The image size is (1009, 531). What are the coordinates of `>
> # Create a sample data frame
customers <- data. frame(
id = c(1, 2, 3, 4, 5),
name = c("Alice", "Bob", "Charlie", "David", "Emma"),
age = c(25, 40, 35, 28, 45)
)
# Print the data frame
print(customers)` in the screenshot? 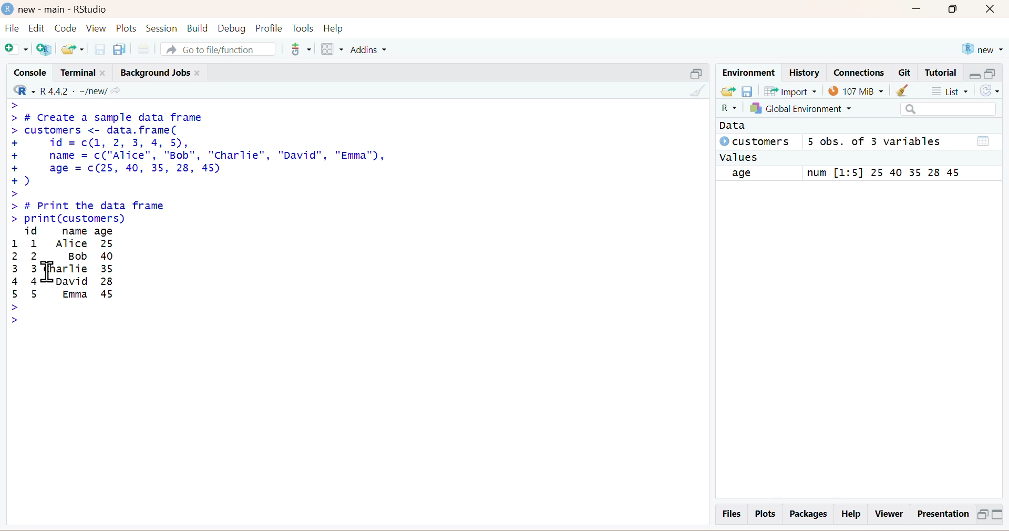 It's located at (217, 161).